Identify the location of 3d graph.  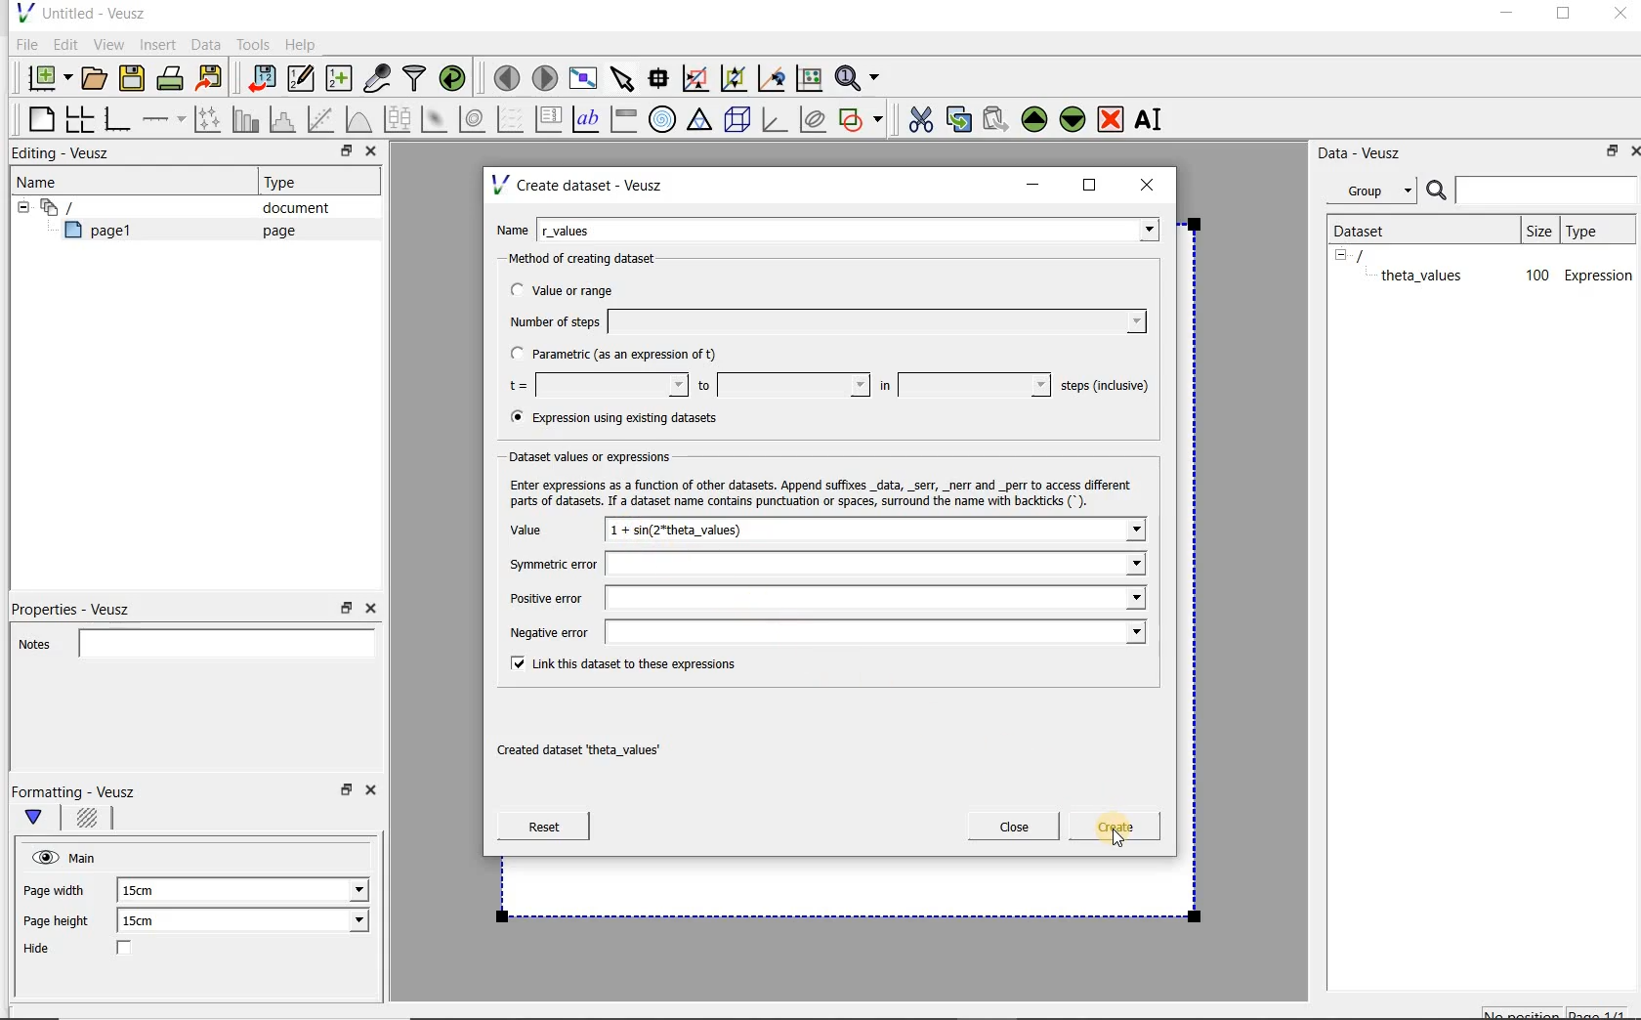
(776, 121).